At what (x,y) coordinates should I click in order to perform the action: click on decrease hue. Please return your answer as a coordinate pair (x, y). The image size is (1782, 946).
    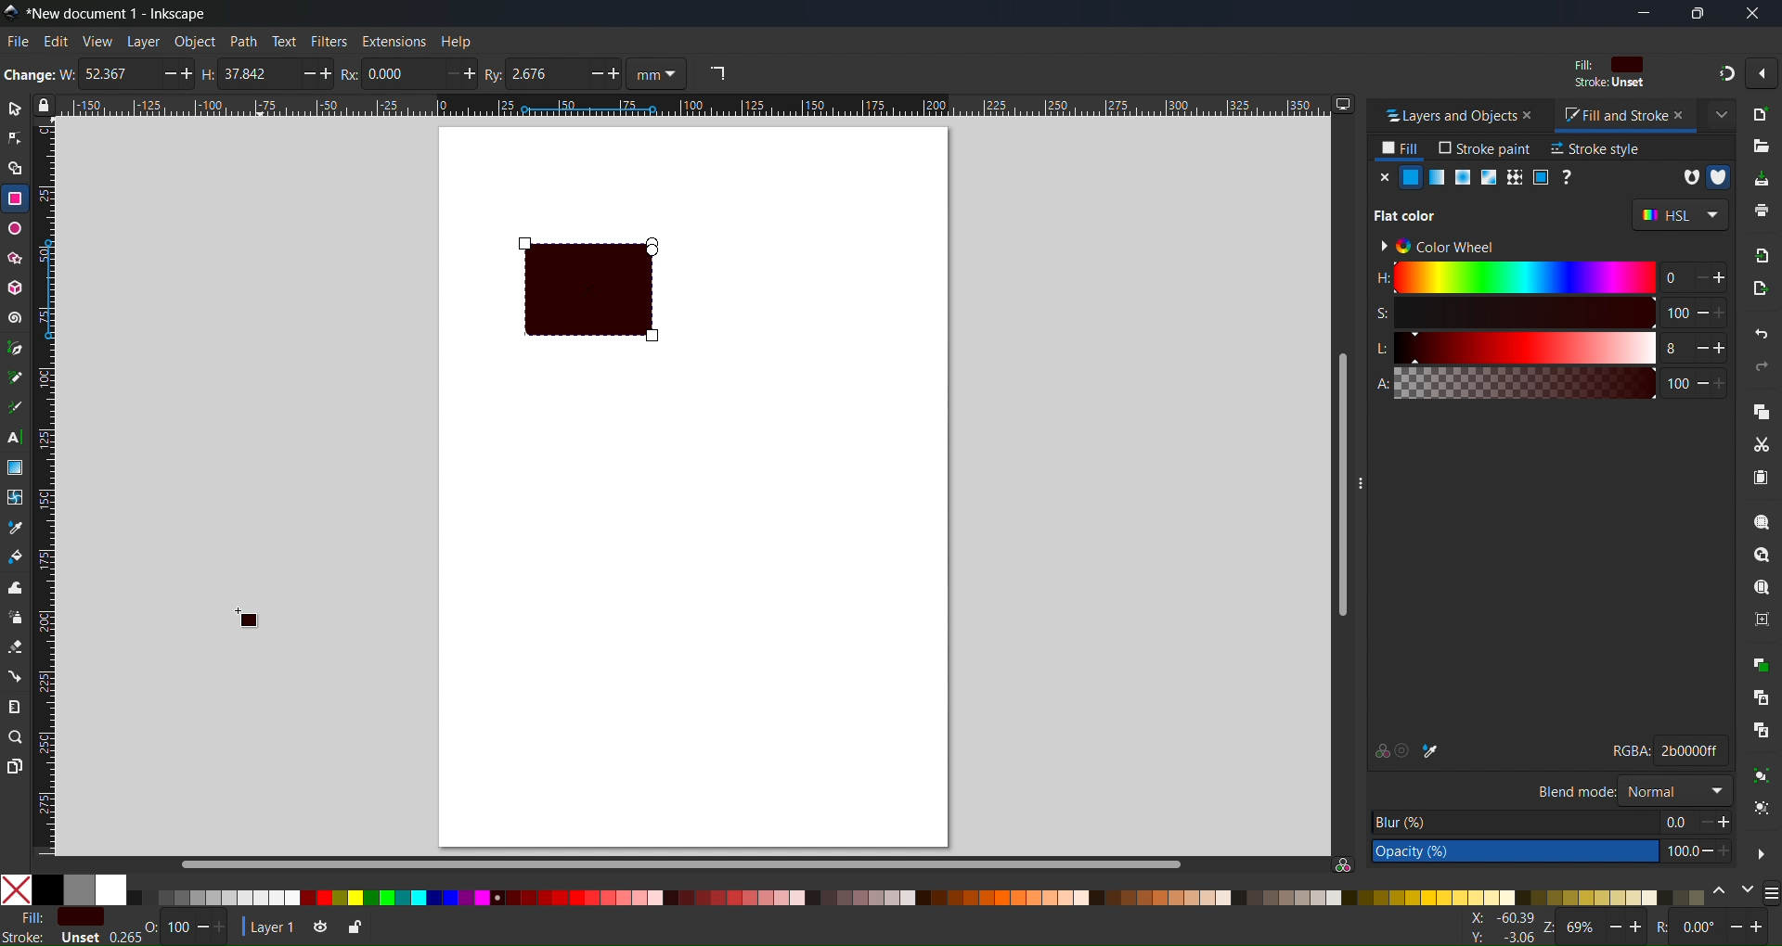
    Looking at the image, I should click on (1722, 279).